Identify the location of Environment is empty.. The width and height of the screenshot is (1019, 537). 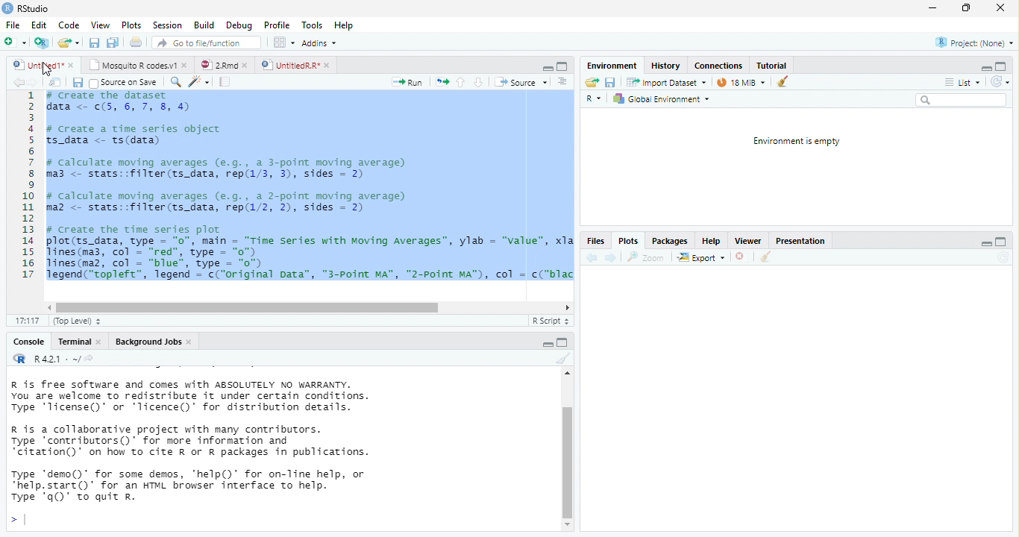
(796, 142).